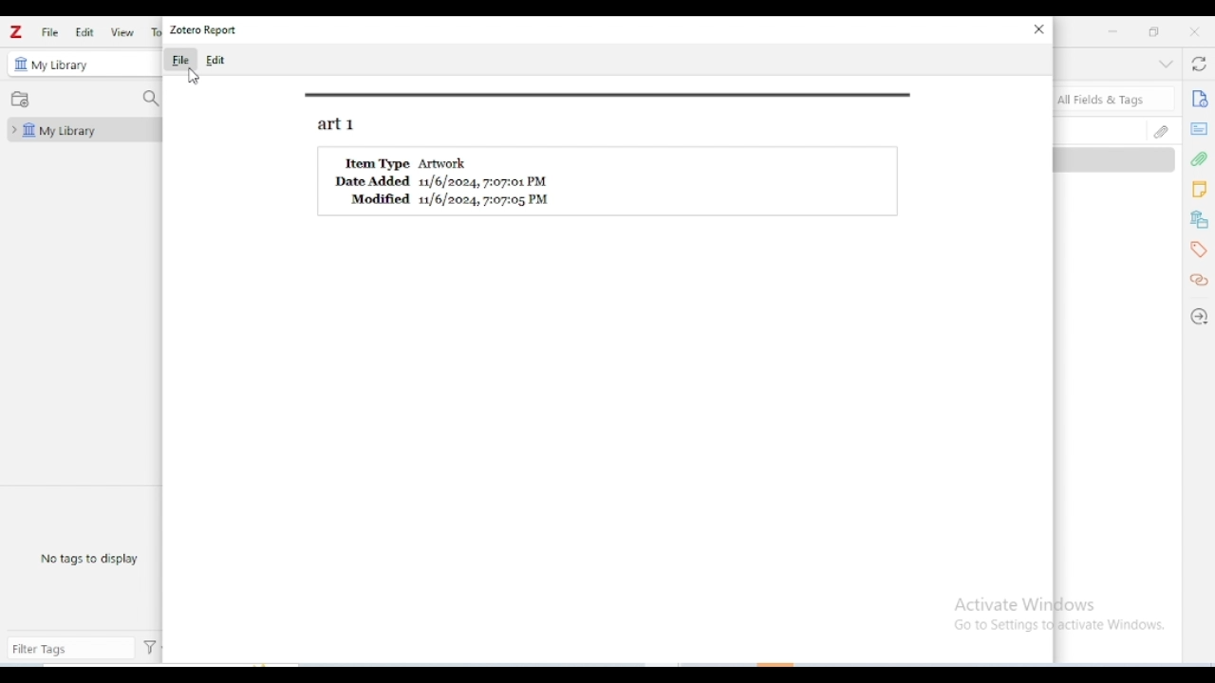  Describe the element at coordinates (1198, 280) in the screenshot. I see `related` at that location.